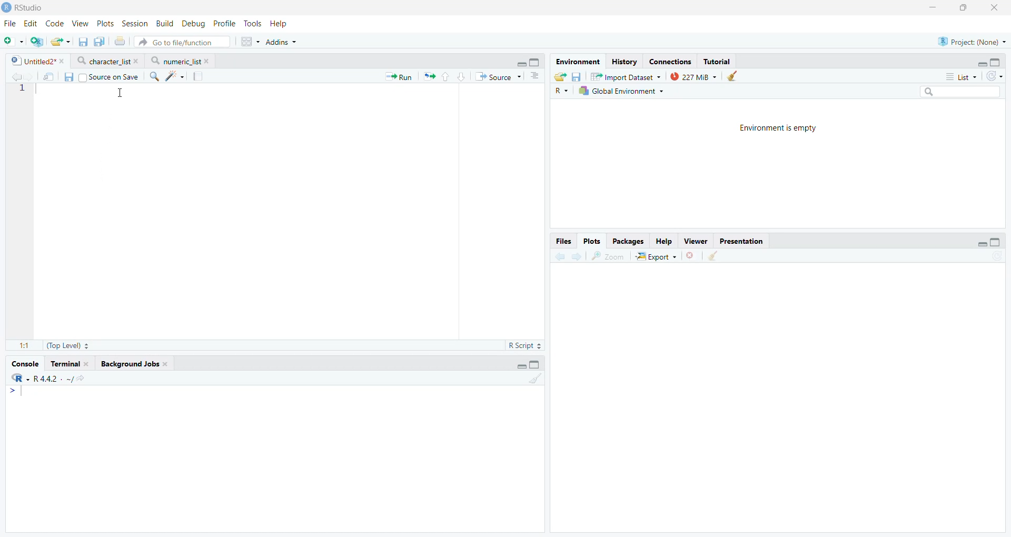 This screenshot has height=537, width=1011. Describe the element at coordinates (536, 75) in the screenshot. I see `Show document outline` at that location.